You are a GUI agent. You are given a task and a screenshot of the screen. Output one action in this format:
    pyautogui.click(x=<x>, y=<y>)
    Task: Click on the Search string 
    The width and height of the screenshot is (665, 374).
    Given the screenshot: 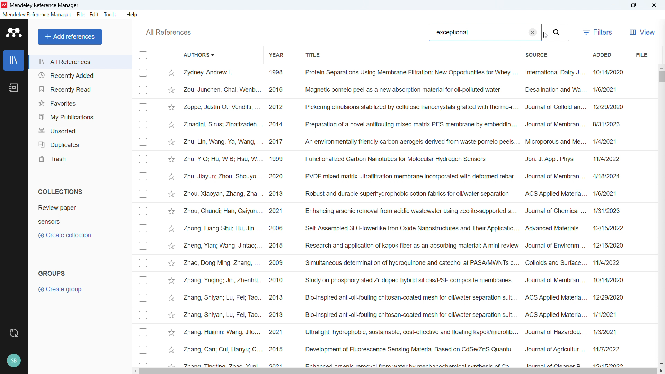 What is the action you would take?
    pyautogui.click(x=452, y=32)
    